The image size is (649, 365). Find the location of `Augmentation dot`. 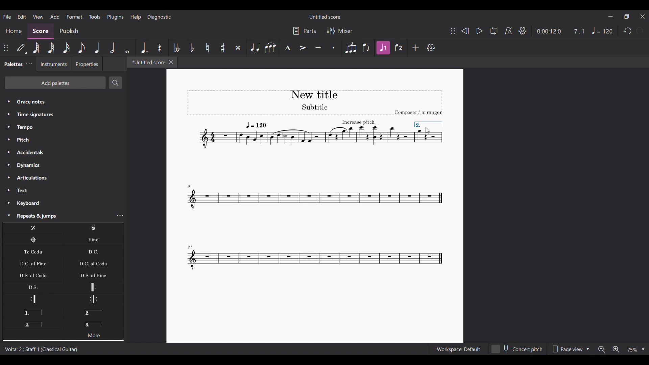

Augmentation dot is located at coordinates (144, 48).